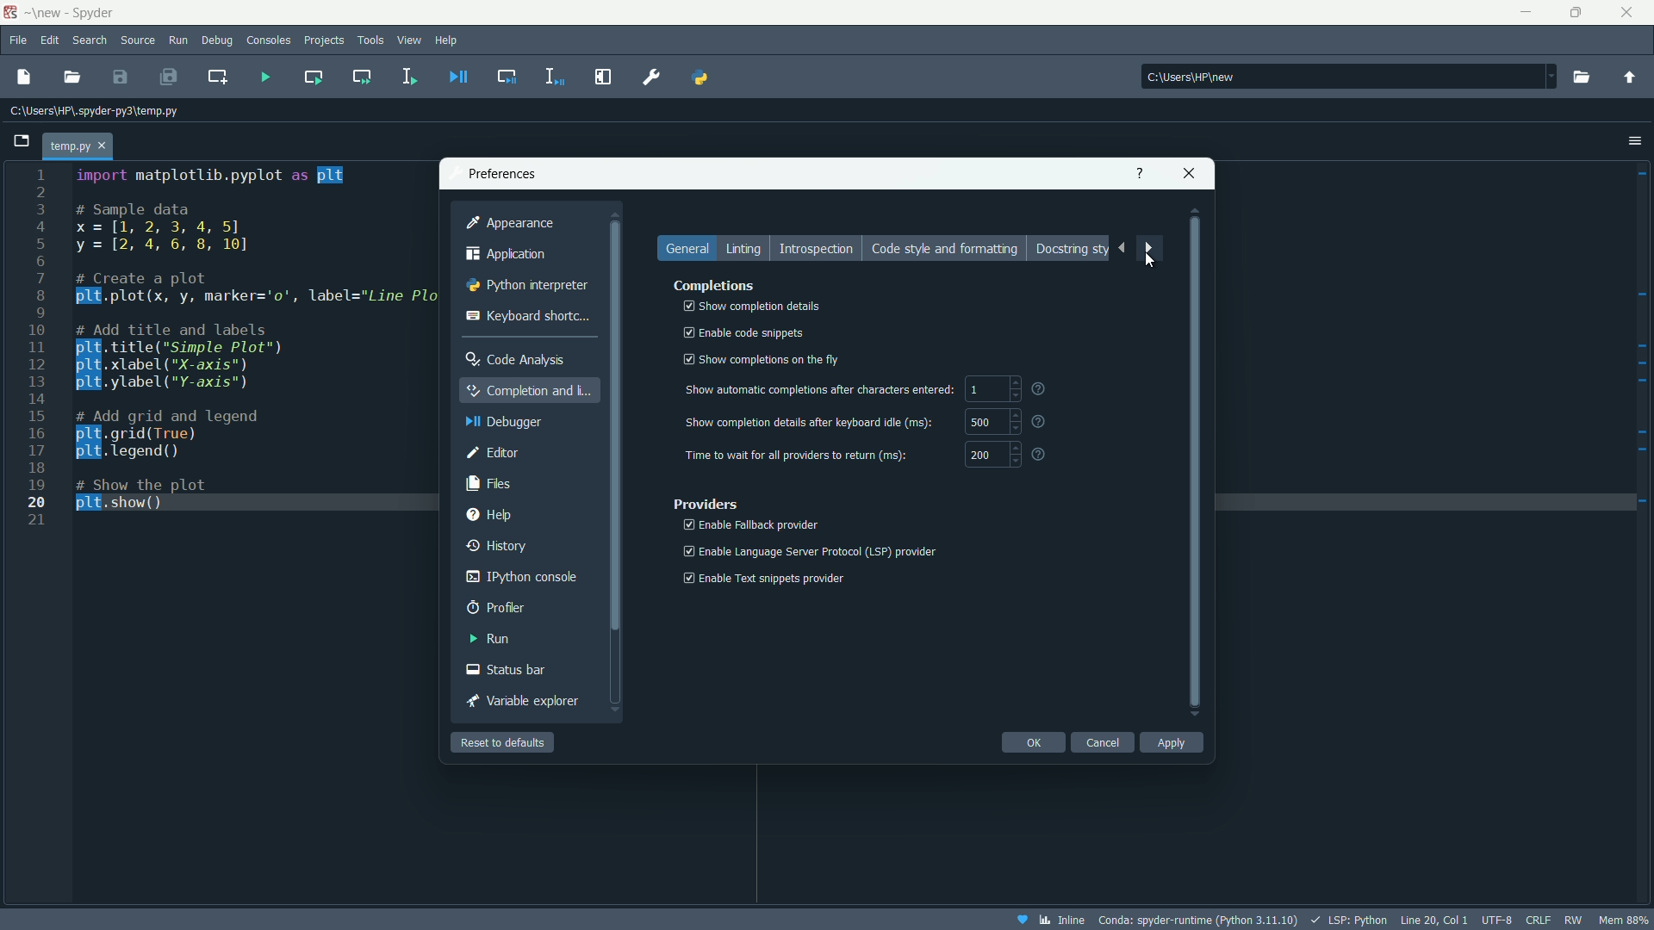 The image size is (1654, 930). I want to click on run file, so click(266, 77).